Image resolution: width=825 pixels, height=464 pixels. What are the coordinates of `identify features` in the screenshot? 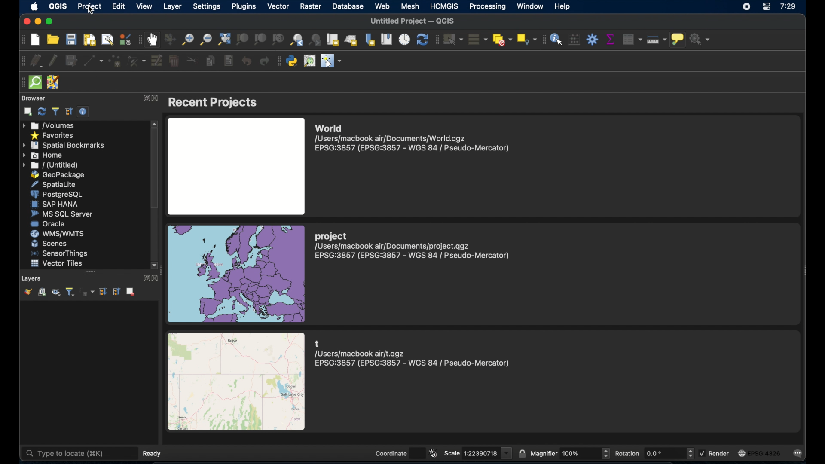 It's located at (558, 40).